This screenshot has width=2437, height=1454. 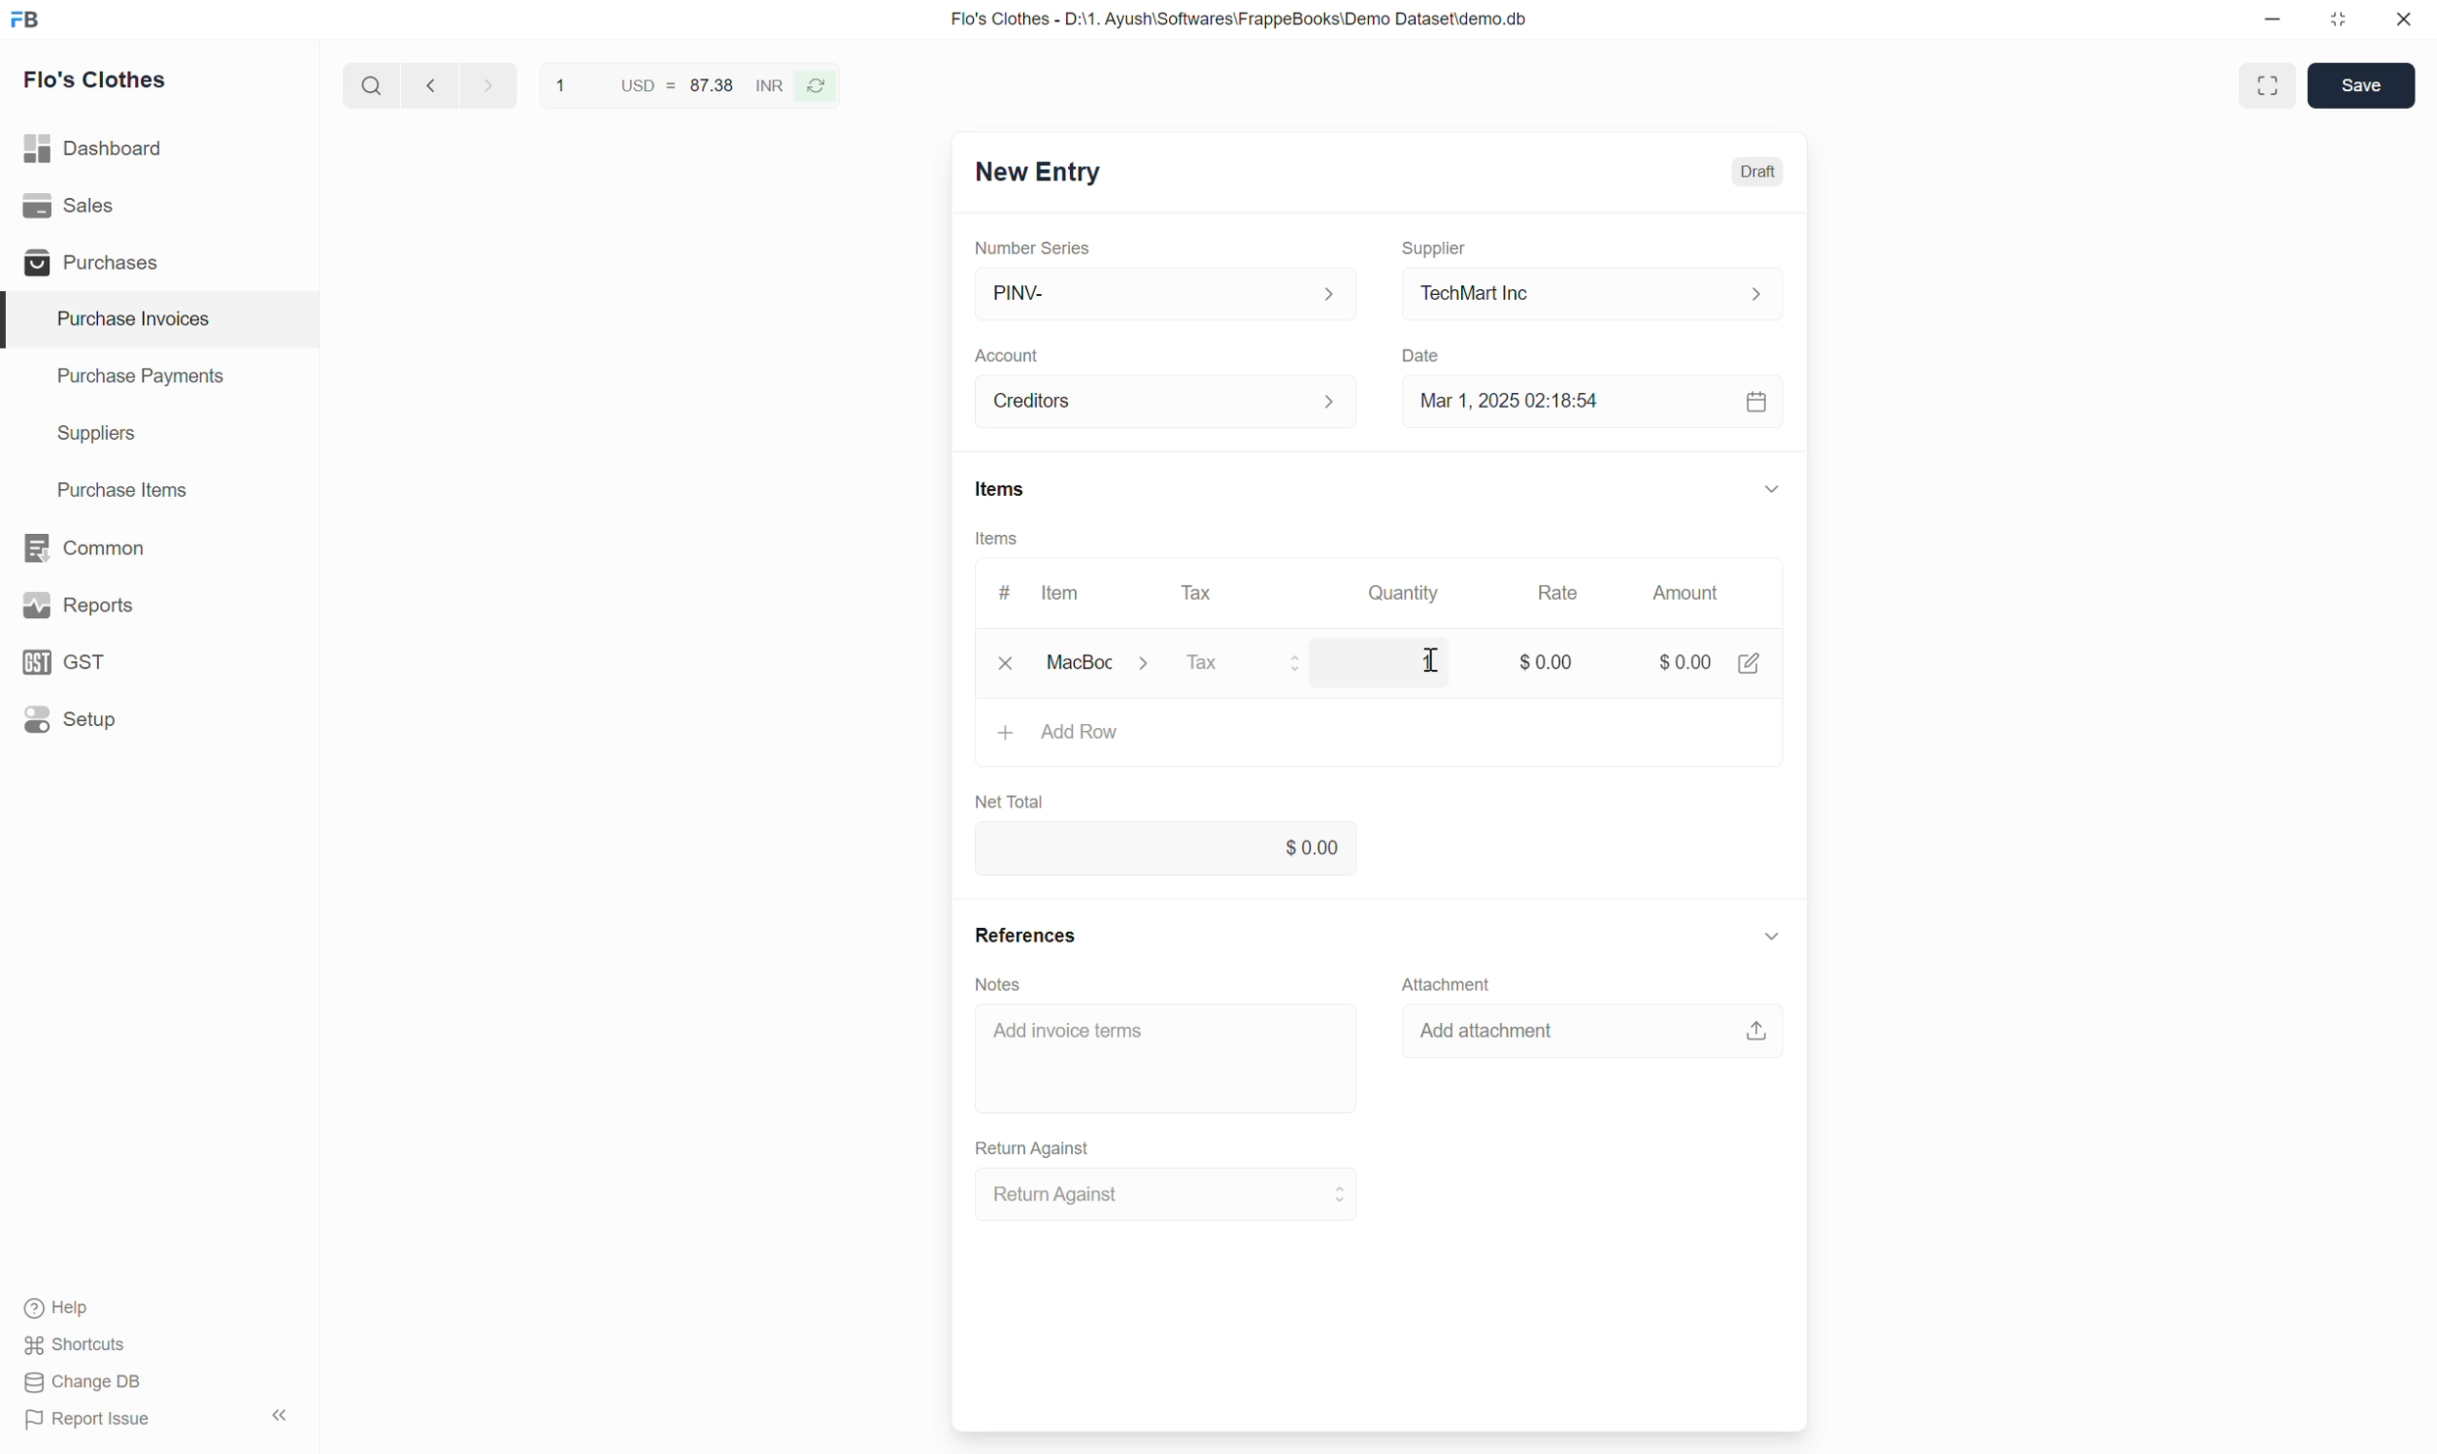 What do you see at coordinates (1710, 656) in the screenshot?
I see `$0.00` at bounding box center [1710, 656].